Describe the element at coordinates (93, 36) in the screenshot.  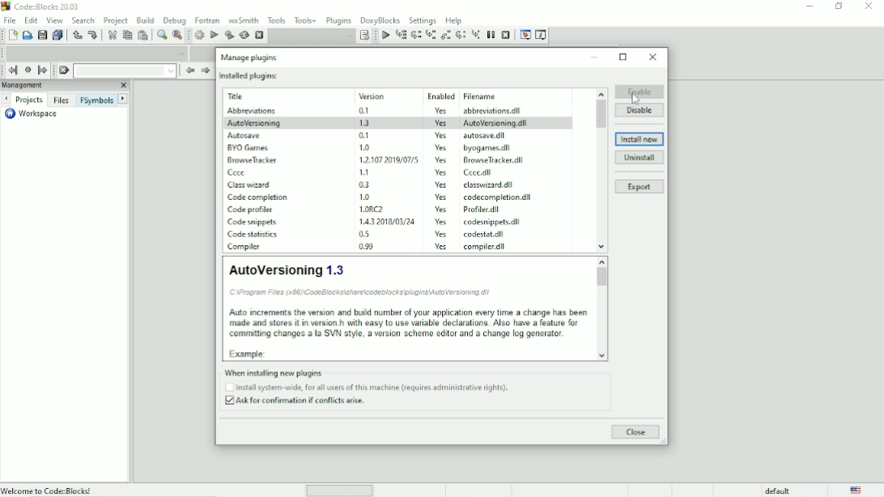
I see `Redo` at that location.